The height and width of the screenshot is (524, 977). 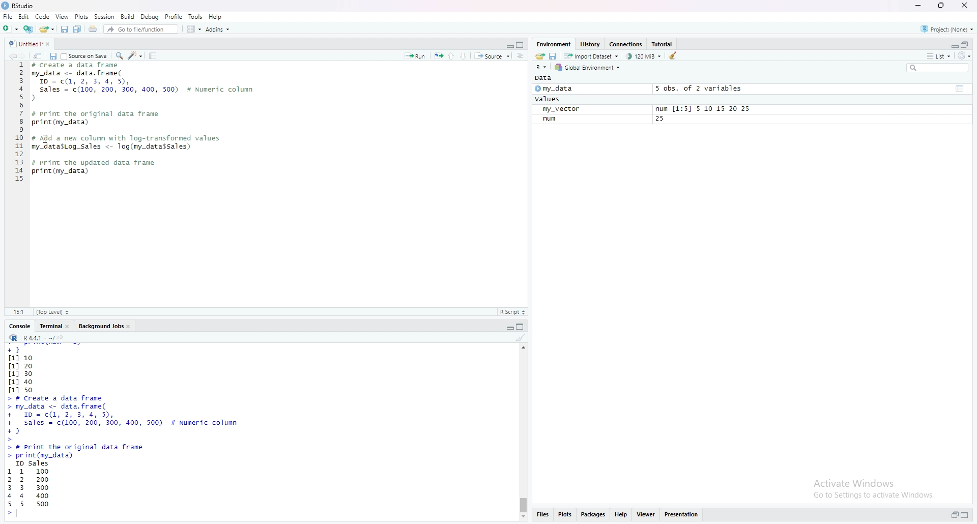 What do you see at coordinates (968, 44) in the screenshot?
I see `maximize` at bounding box center [968, 44].